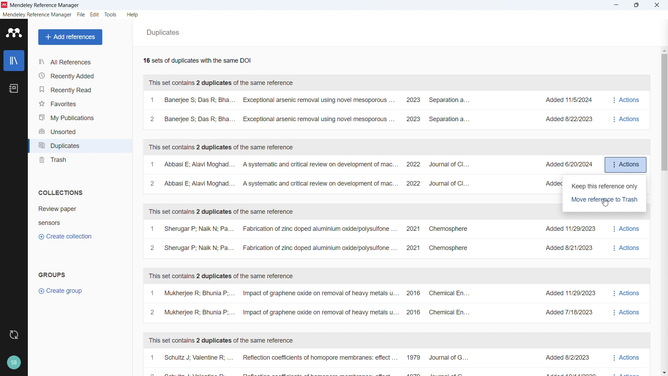 The height and width of the screenshot is (376, 668). I want to click on actions, so click(627, 363).